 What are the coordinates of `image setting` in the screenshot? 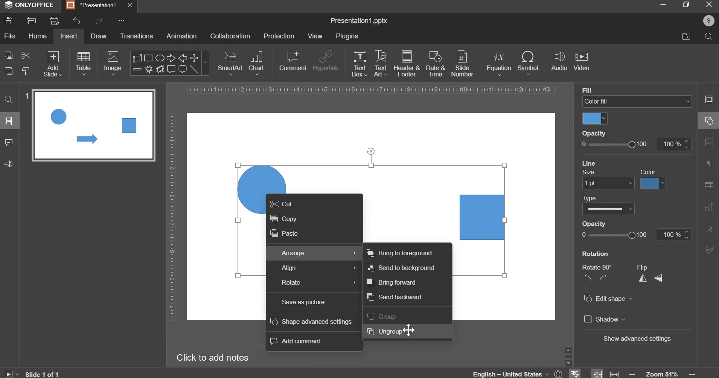 It's located at (708, 141).